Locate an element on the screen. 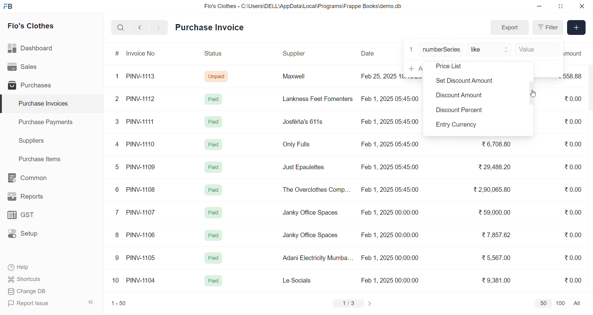  ₹9,381.00 is located at coordinates (496, 280).